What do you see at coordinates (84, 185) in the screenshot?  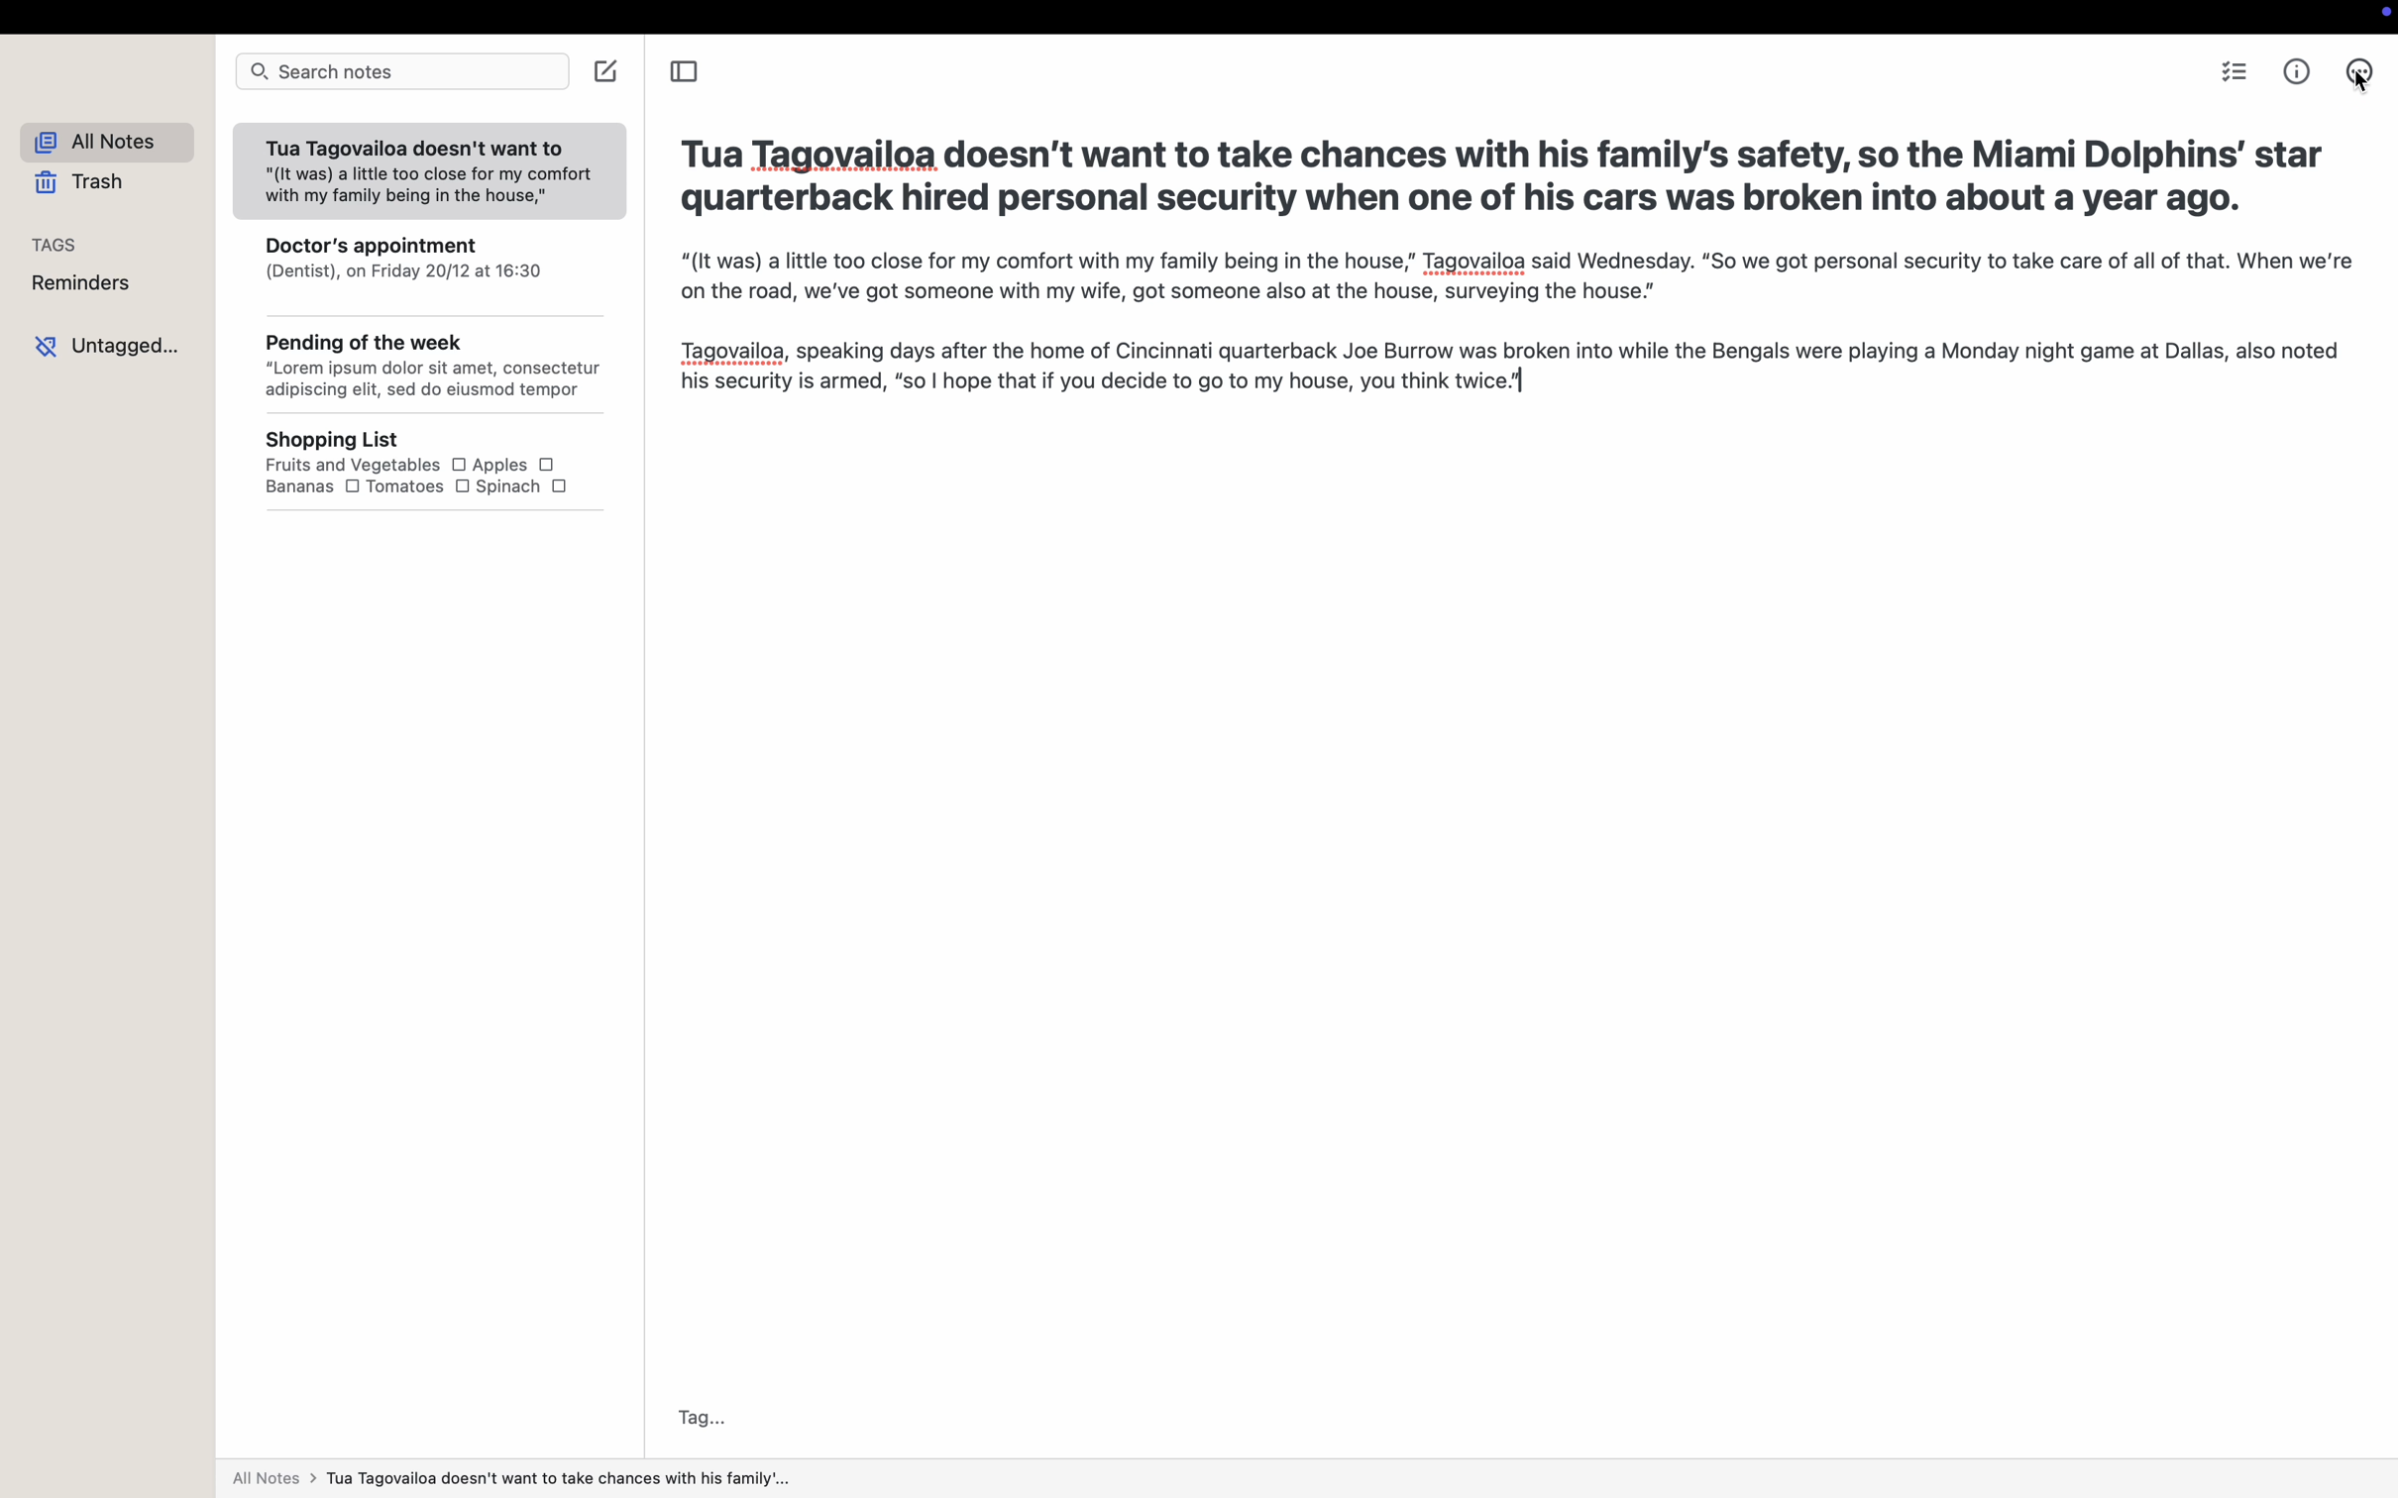 I see `trash` at bounding box center [84, 185].